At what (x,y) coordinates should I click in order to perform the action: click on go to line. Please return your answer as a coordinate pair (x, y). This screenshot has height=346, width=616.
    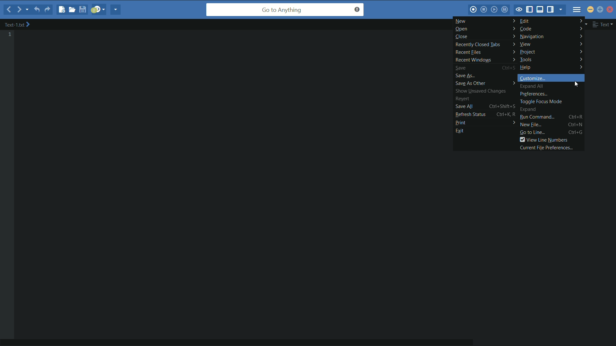
    Looking at the image, I should click on (532, 132).